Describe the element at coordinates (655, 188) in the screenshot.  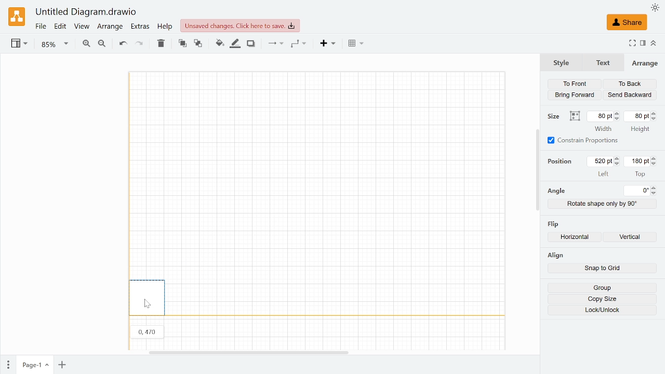
I see `Increase angle` at that location.